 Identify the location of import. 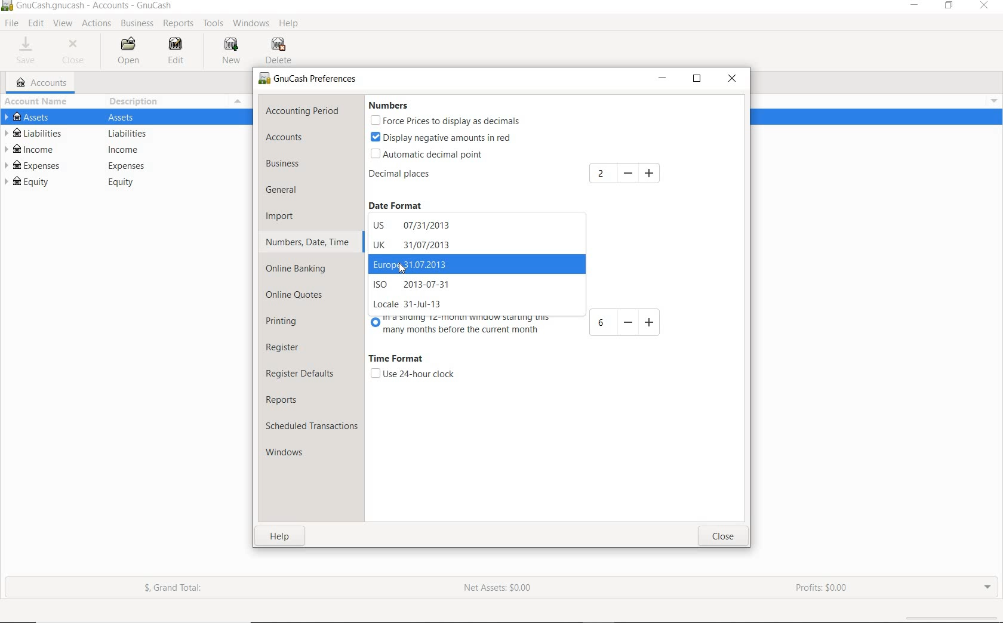
(288, 215).